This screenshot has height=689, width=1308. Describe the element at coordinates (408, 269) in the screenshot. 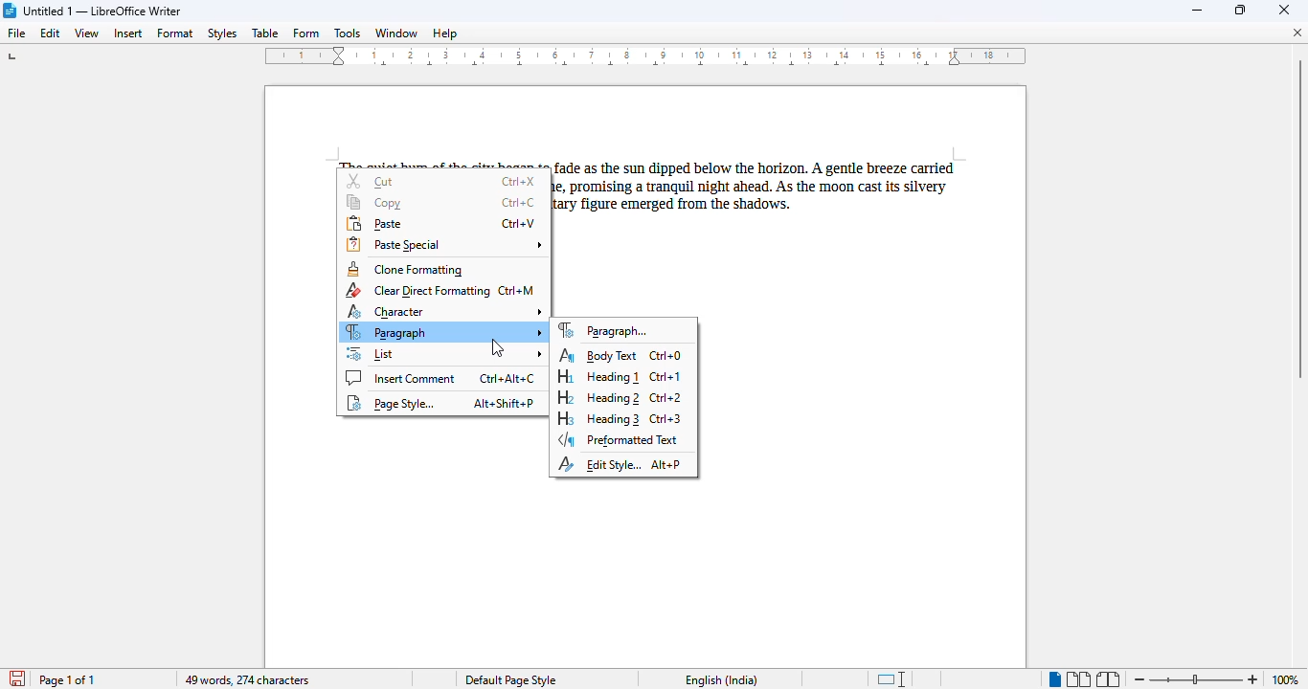

I see `clone formatting` at that location.